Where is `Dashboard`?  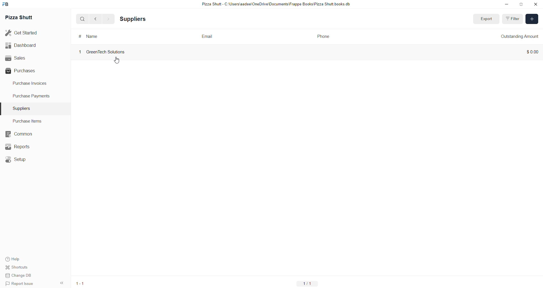
Dashboard is located at coordinates (27, 45).